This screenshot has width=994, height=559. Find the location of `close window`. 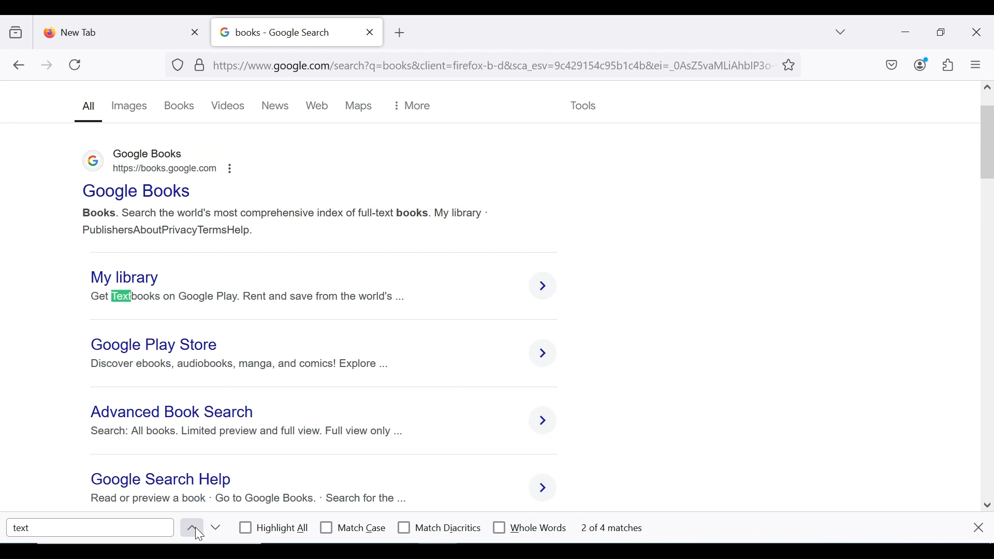

close window is located at coordinates (977, 33).